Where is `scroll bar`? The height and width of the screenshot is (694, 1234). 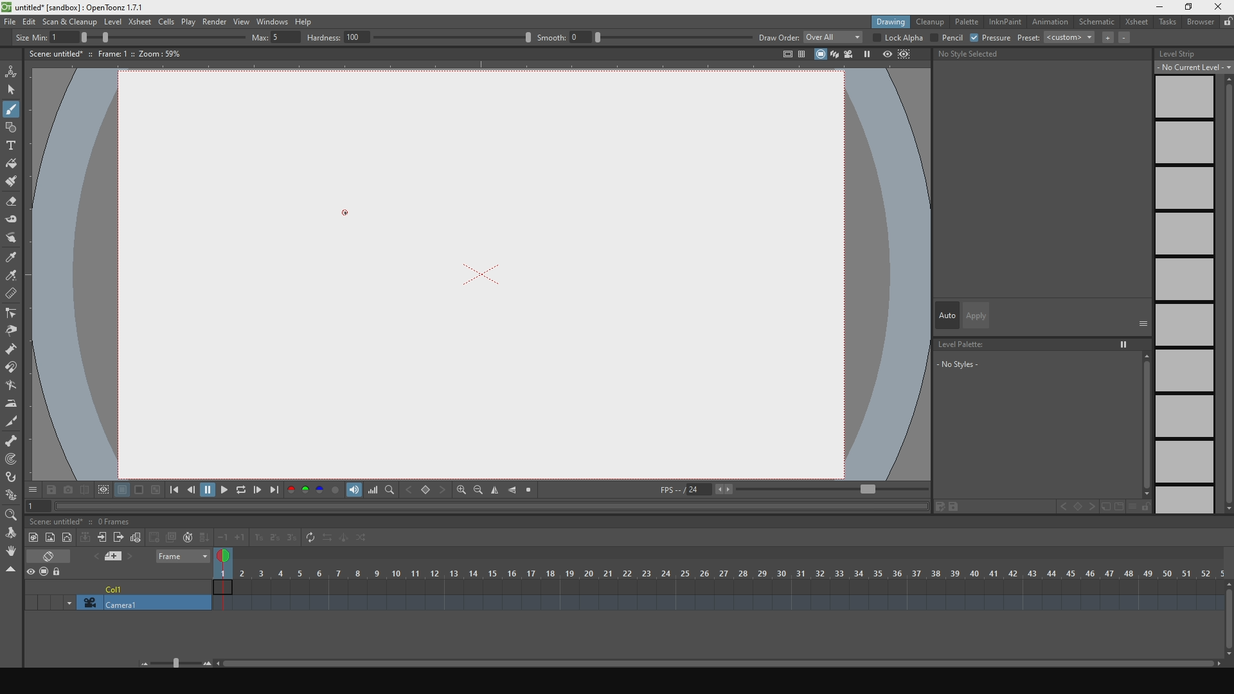
scroll bar is located at coordinates (1226, 617).